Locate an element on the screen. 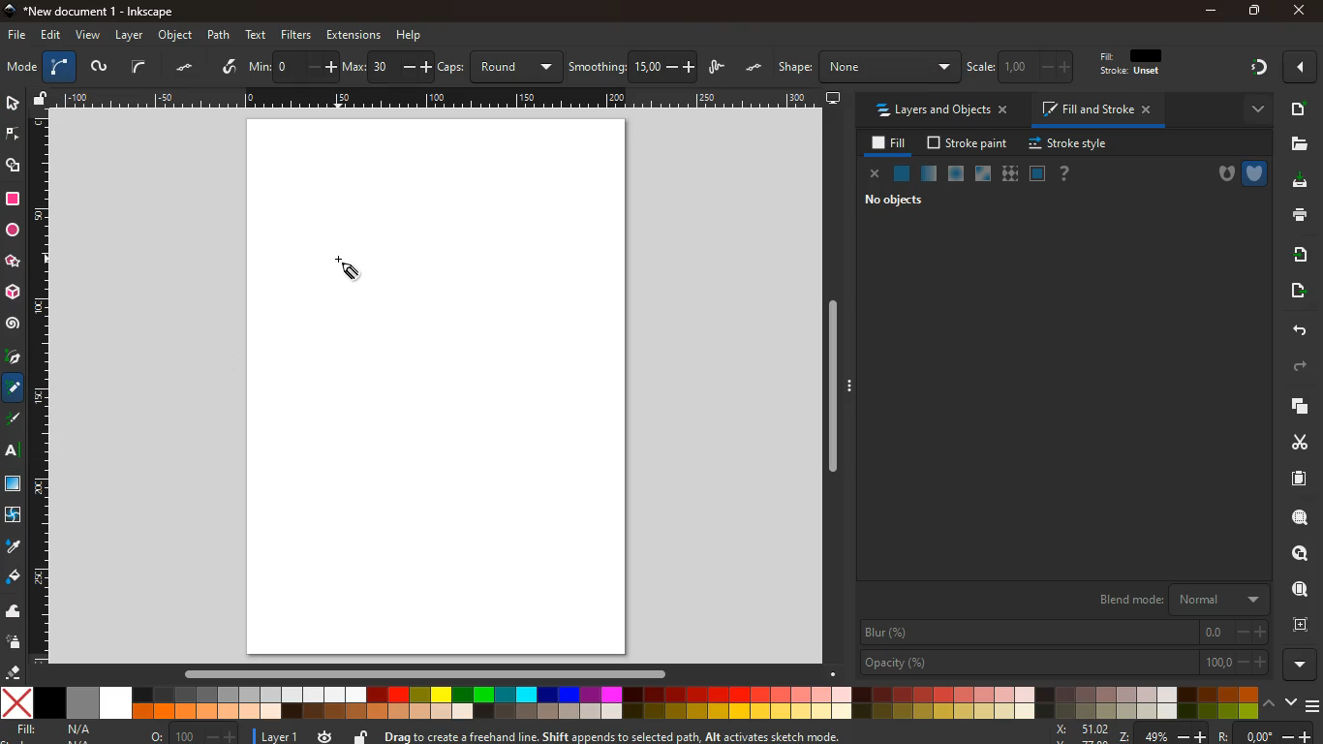 This screenshot has height=744, width=1323. edit is located at coordinates (1126, 67).